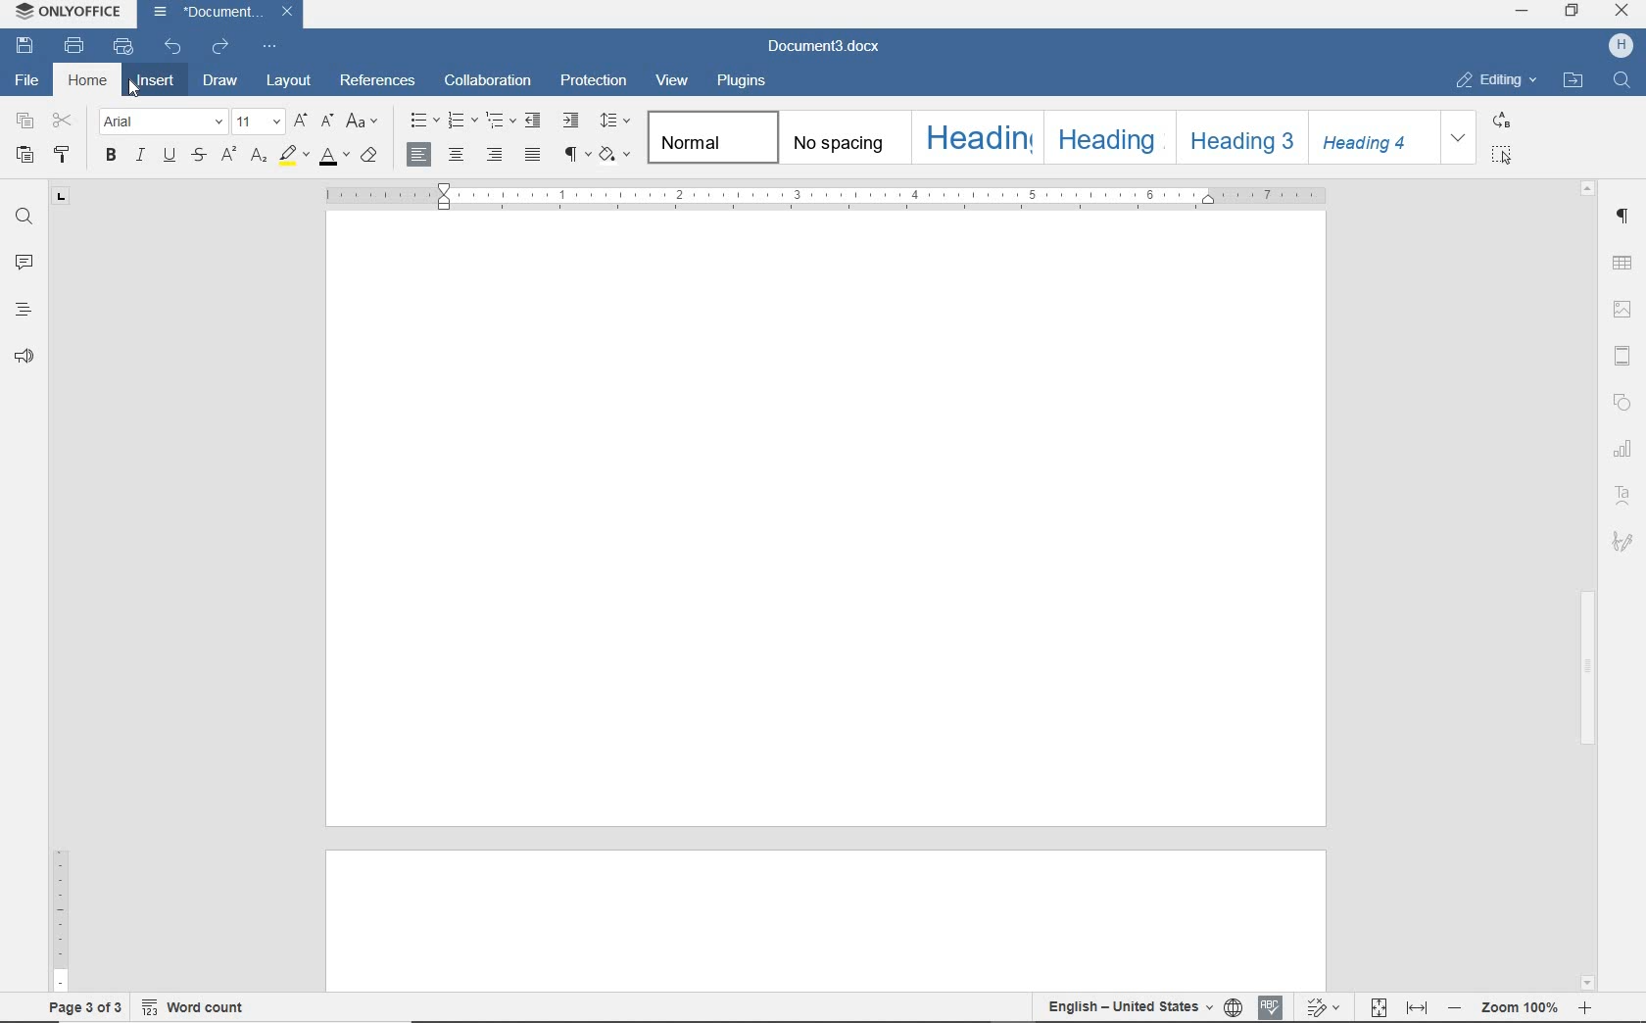 This screenshot has height=1023, width=1646. Describe the element at coordinates (60, 613) in the screenshot. I see `RULER` at that location.